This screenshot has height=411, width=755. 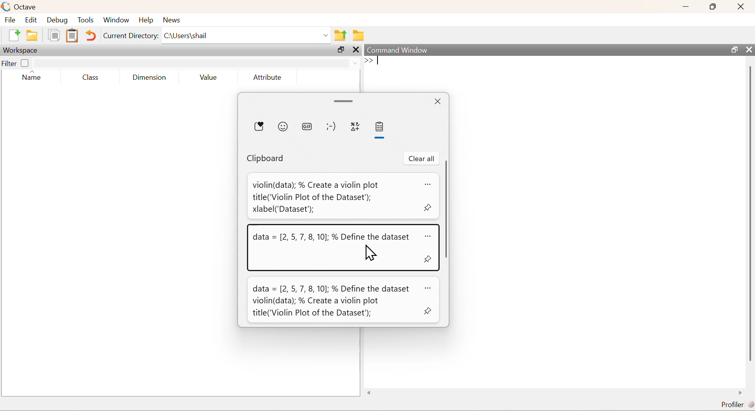 What do you see at coordinates (341, 50) in the screenshot?
I see `open in separate window` at bounding box center [341, 50].